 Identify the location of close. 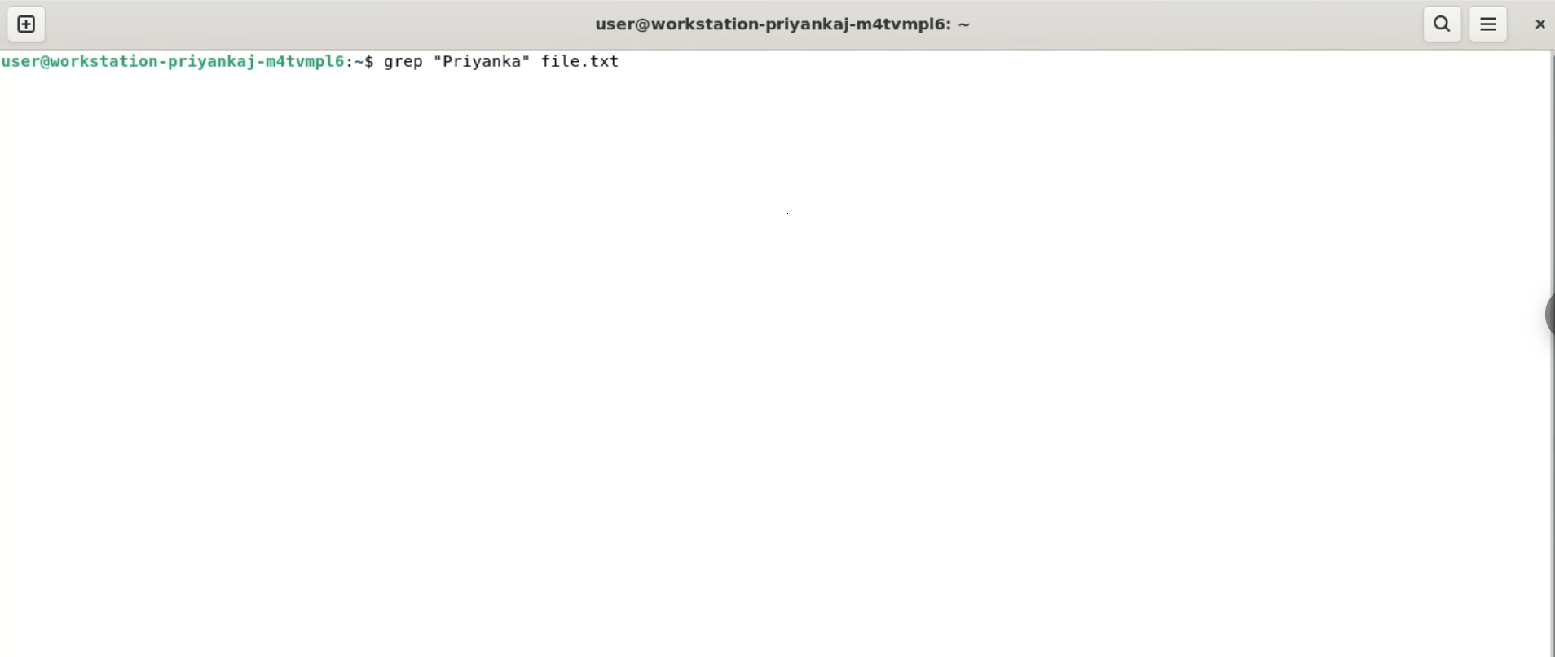
(1538, 25).